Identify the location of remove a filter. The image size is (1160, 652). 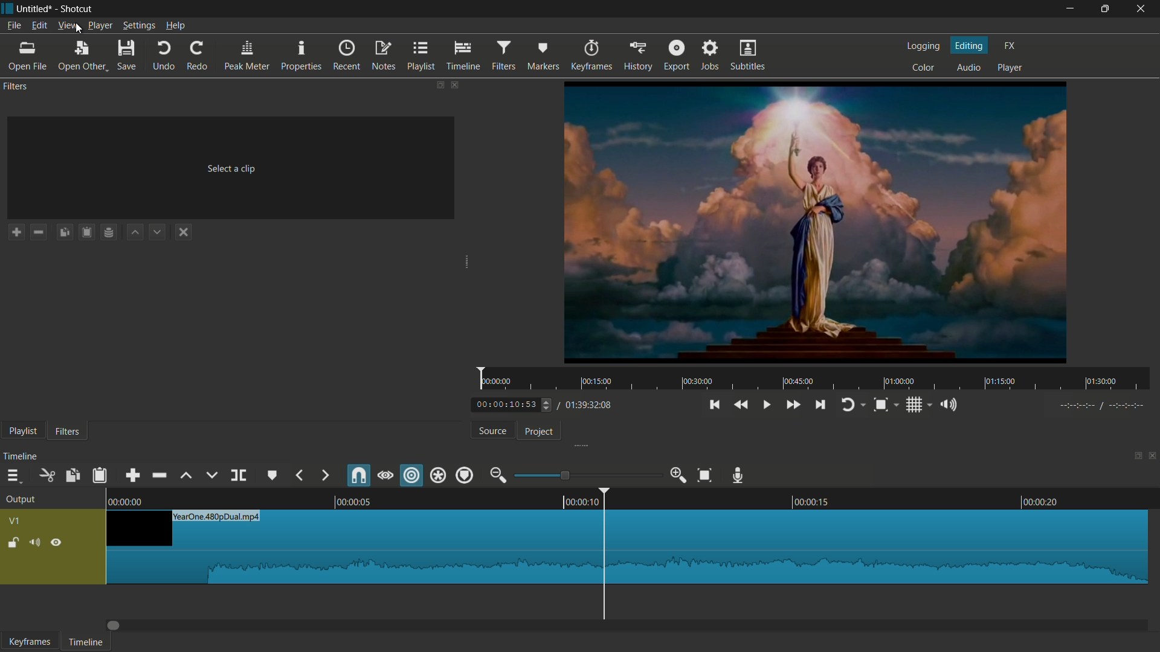
(38, 232).